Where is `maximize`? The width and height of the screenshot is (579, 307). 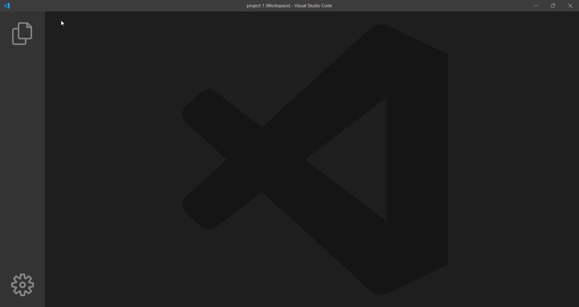
maximize is located at coordinates (554, 5).